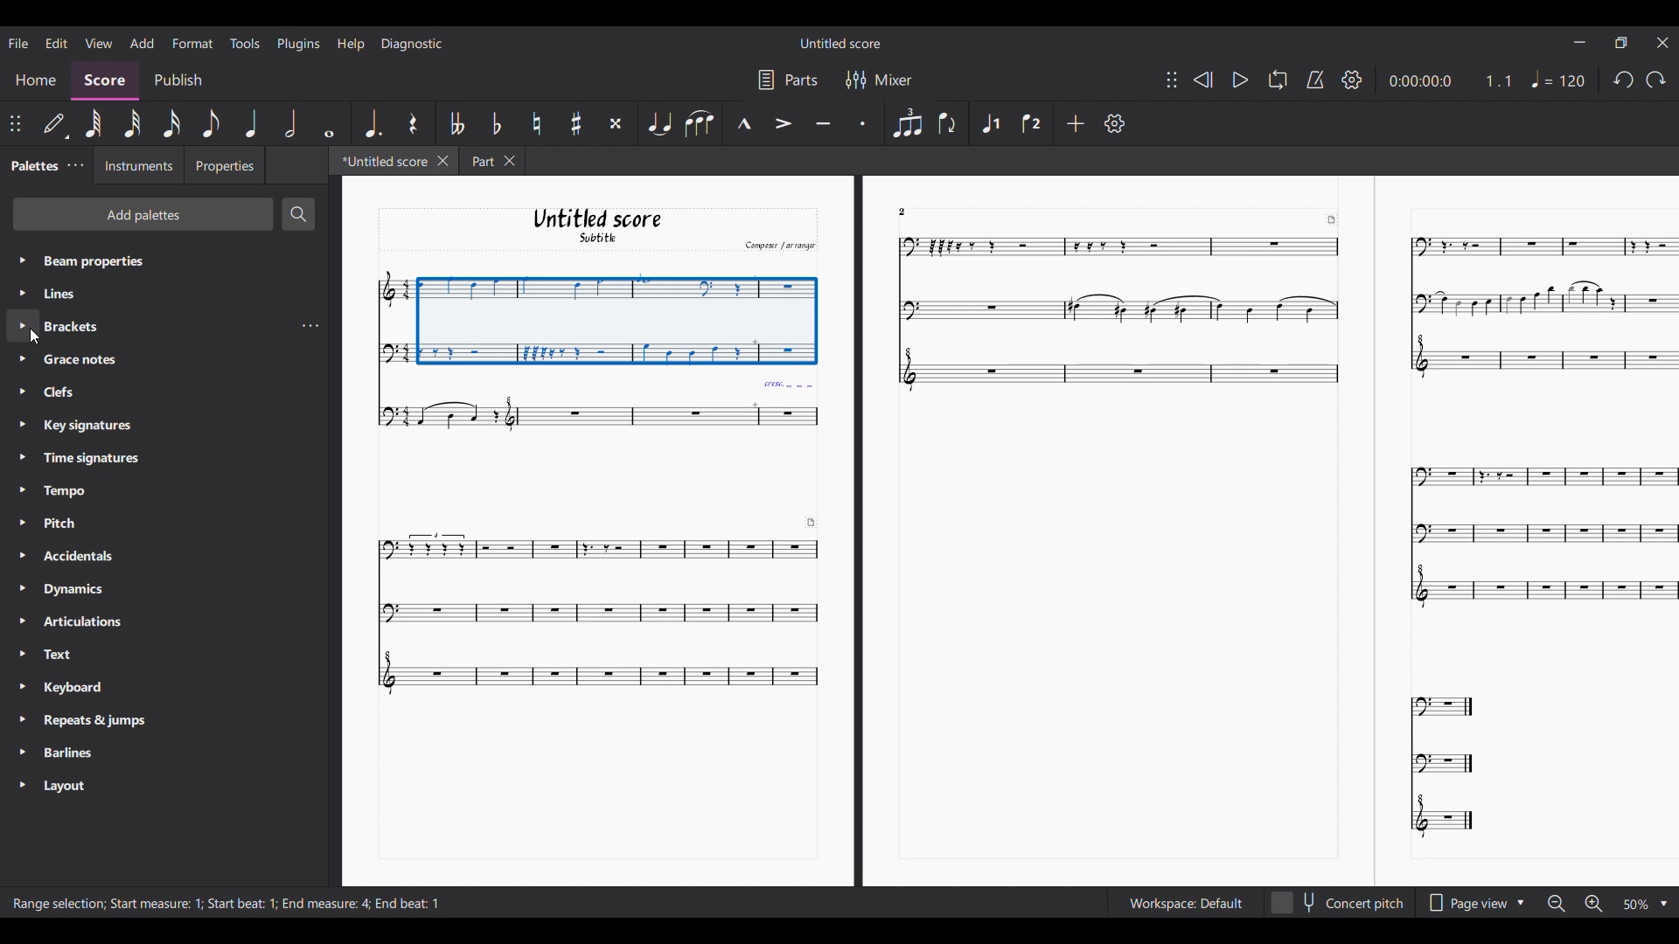  I want to click on Page view options, so click(1464, 903).